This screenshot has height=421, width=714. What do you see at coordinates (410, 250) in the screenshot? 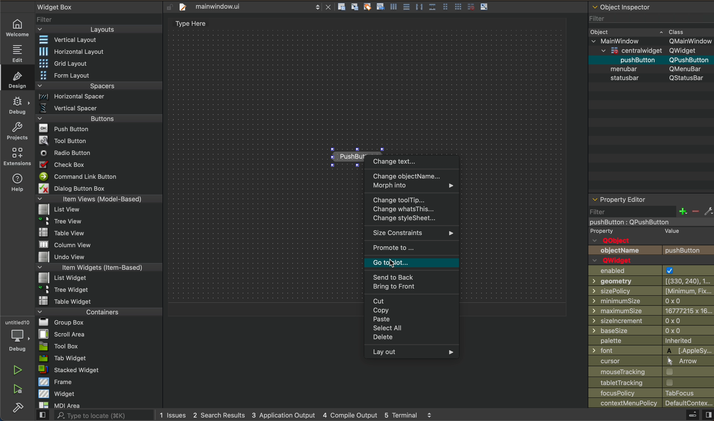
I see `promote to` at bounding box center [410, 250].